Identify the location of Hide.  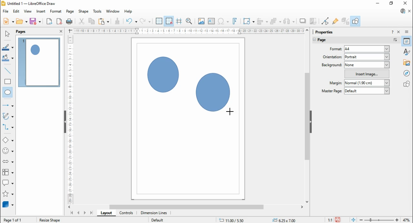
(65, 122).